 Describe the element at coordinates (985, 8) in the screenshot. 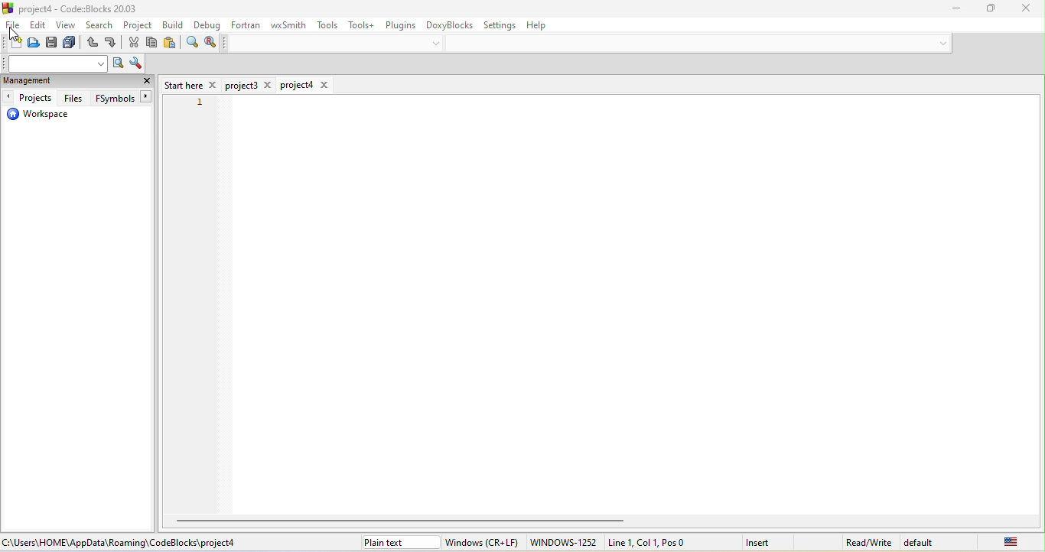

I see `Minimizie/Maximize` at that location.